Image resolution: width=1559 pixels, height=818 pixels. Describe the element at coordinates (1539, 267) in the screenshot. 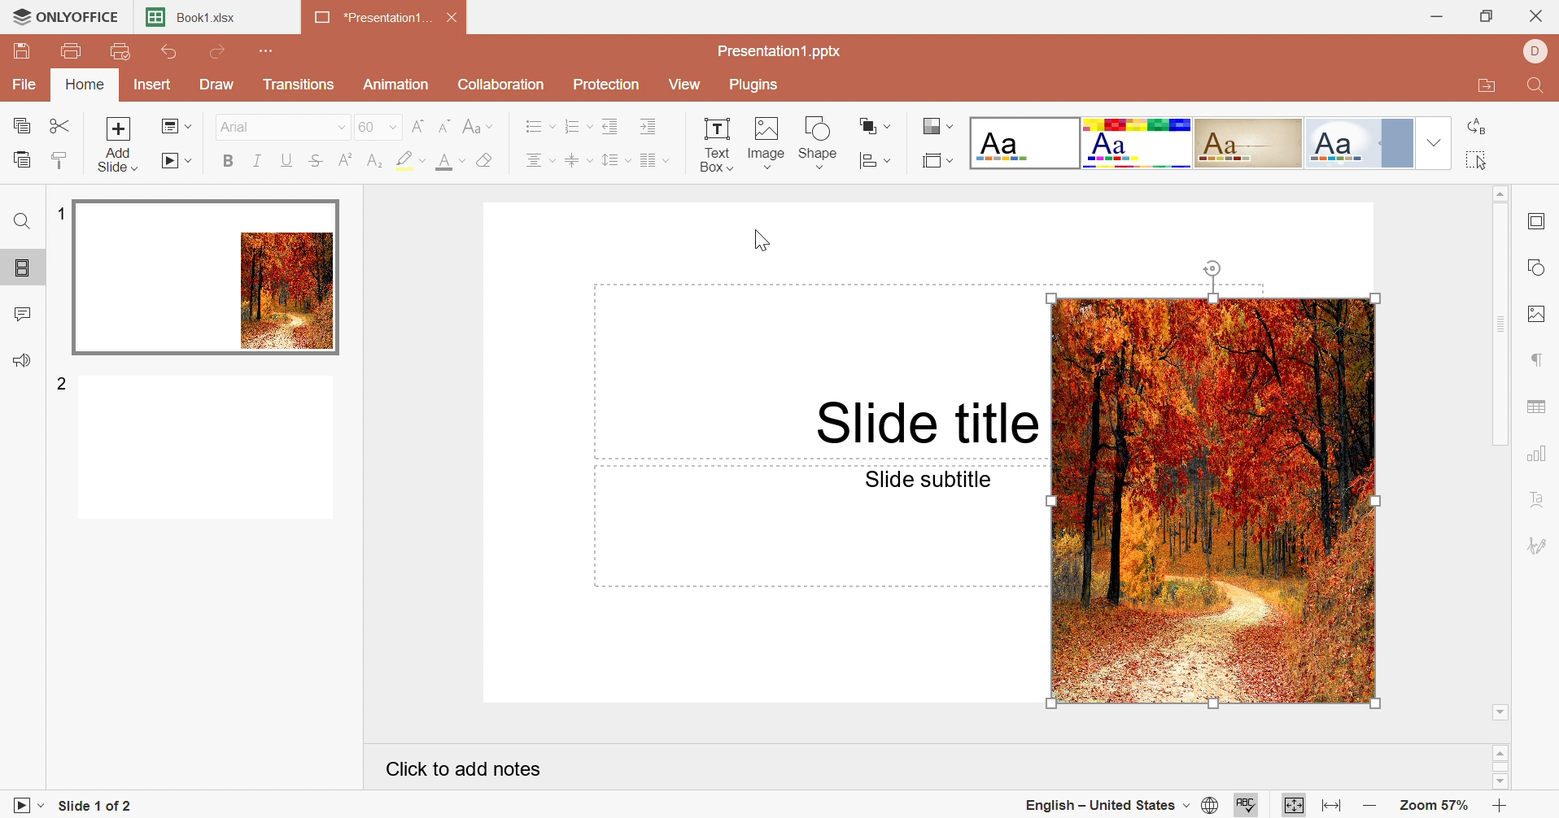

I see `Shape settings` at that location.